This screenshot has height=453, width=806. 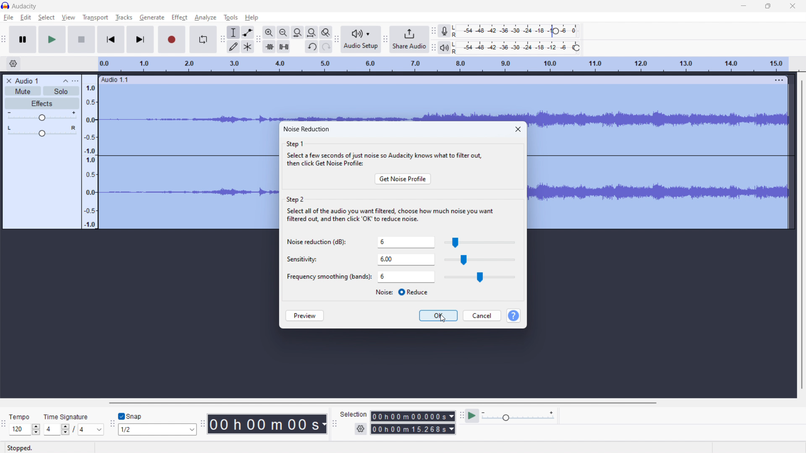 I want to click on recording meter, so click(x=444, y=31).